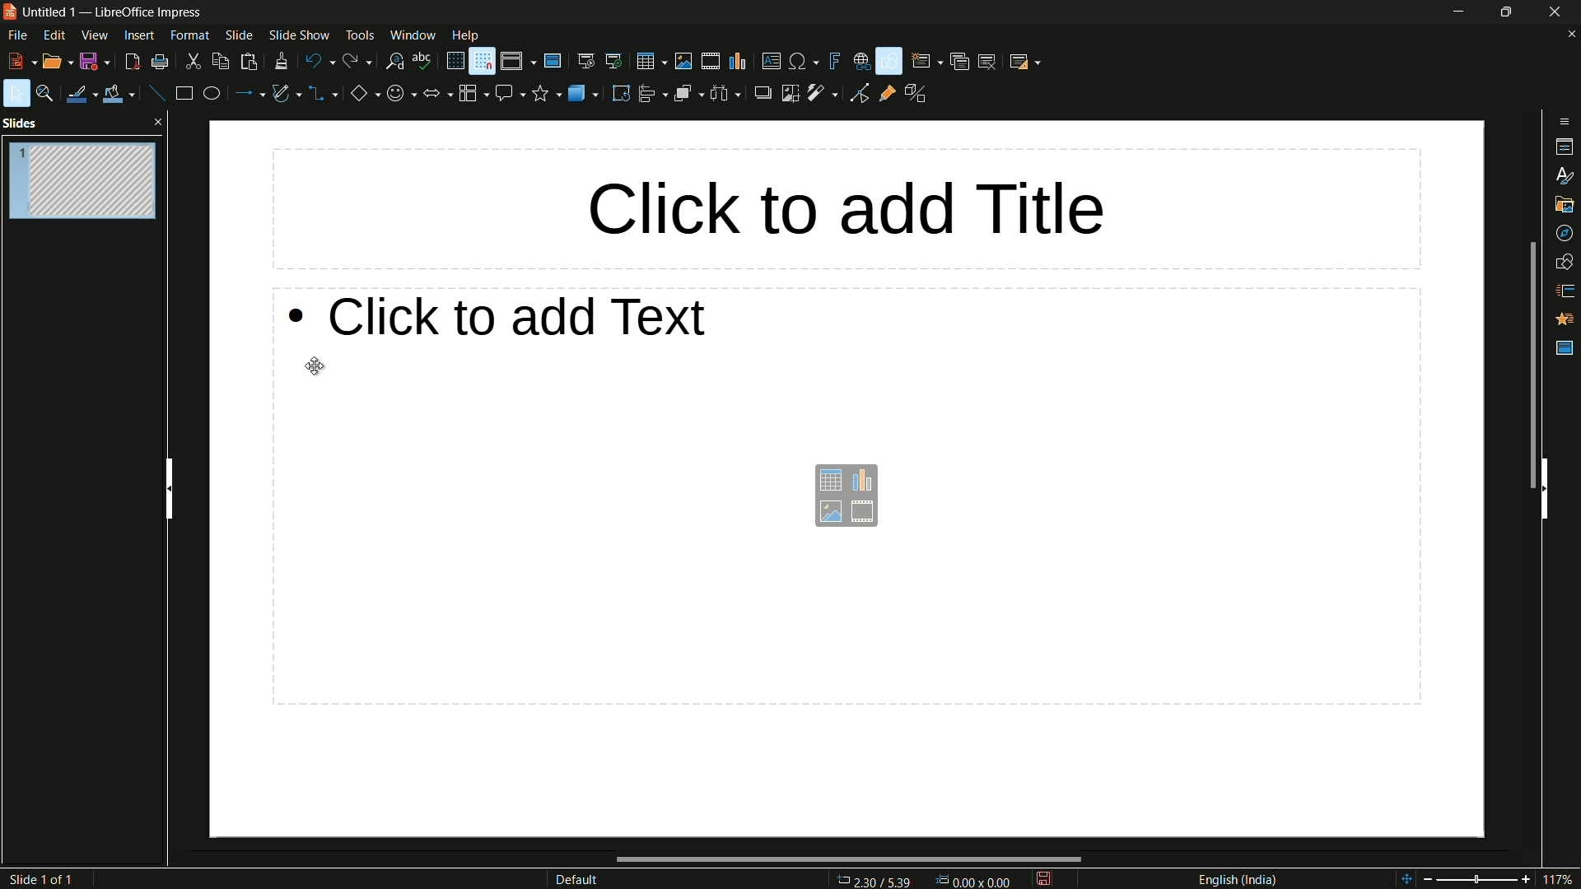 The height and width of the screenshot is (889, 1581). Describe the element at coordinates (1241, 879) in the screenshot. I see `language` at that location.